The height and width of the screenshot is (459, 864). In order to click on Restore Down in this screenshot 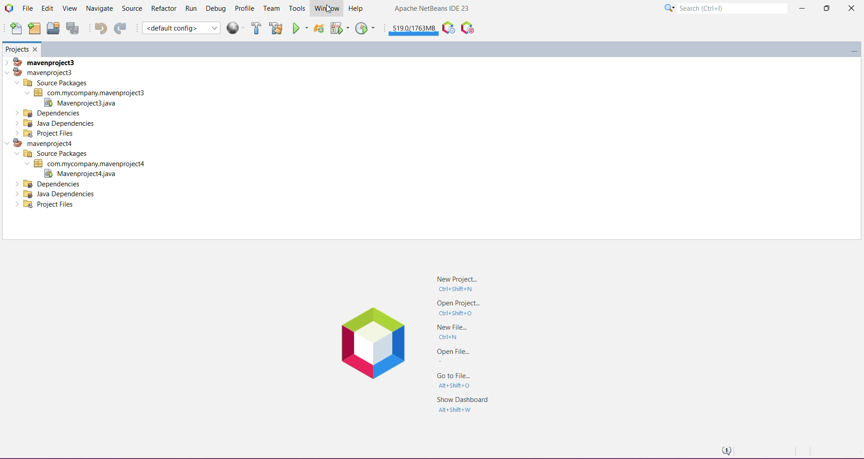, I will do `click(825, 8)`.